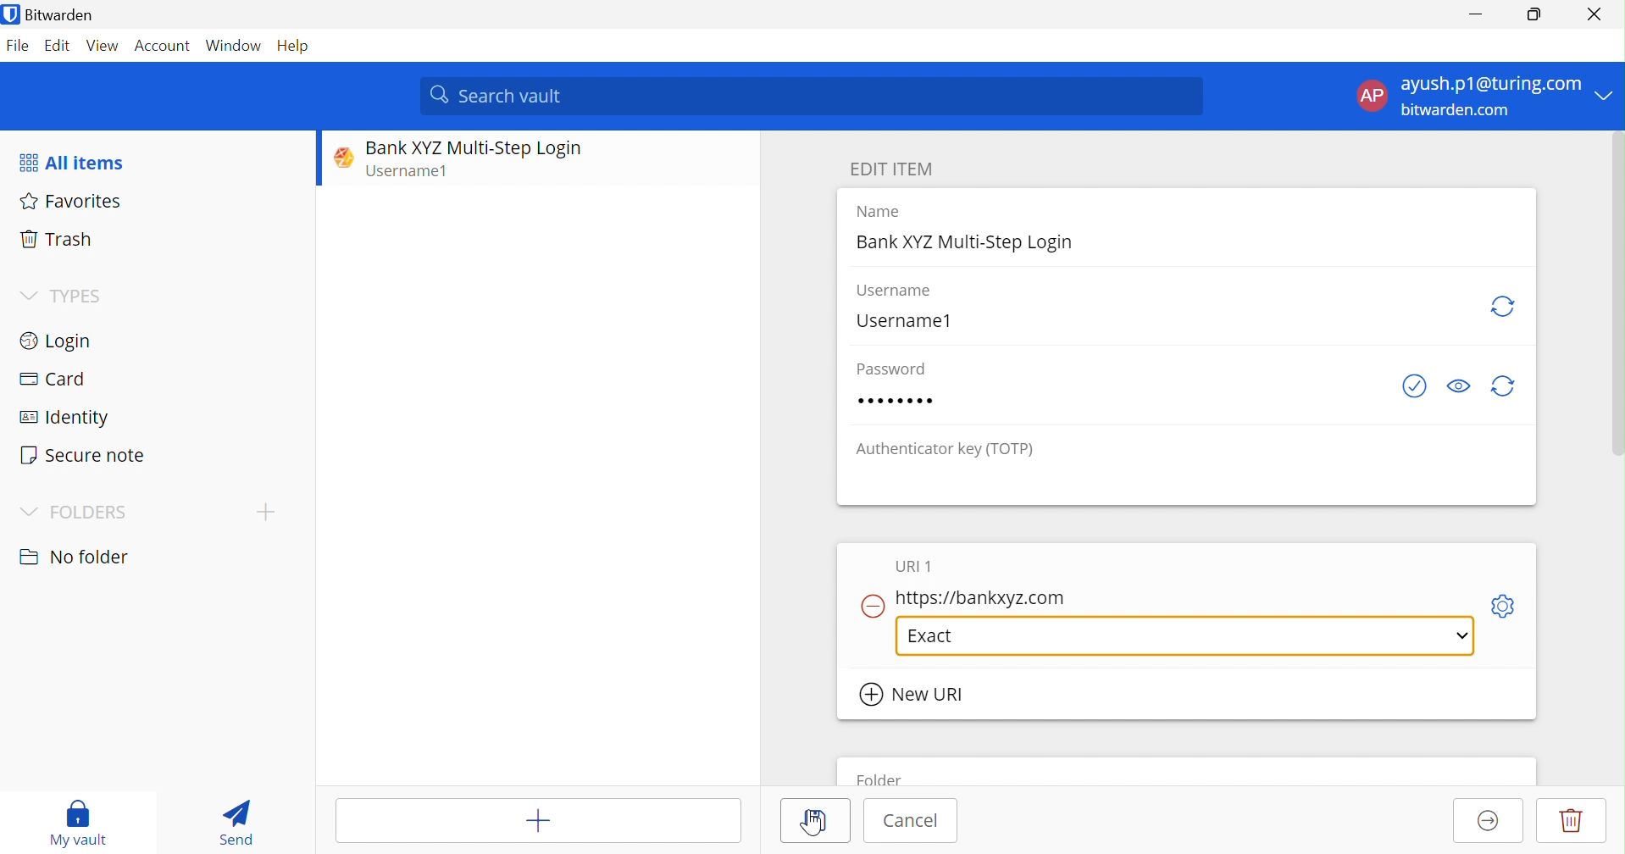 The width and height of the screenshot is (1625, 854). What do you see at coordinates (27, 295) in the screenshot?
I see `Drop Down` at bounding box center [27, 295].